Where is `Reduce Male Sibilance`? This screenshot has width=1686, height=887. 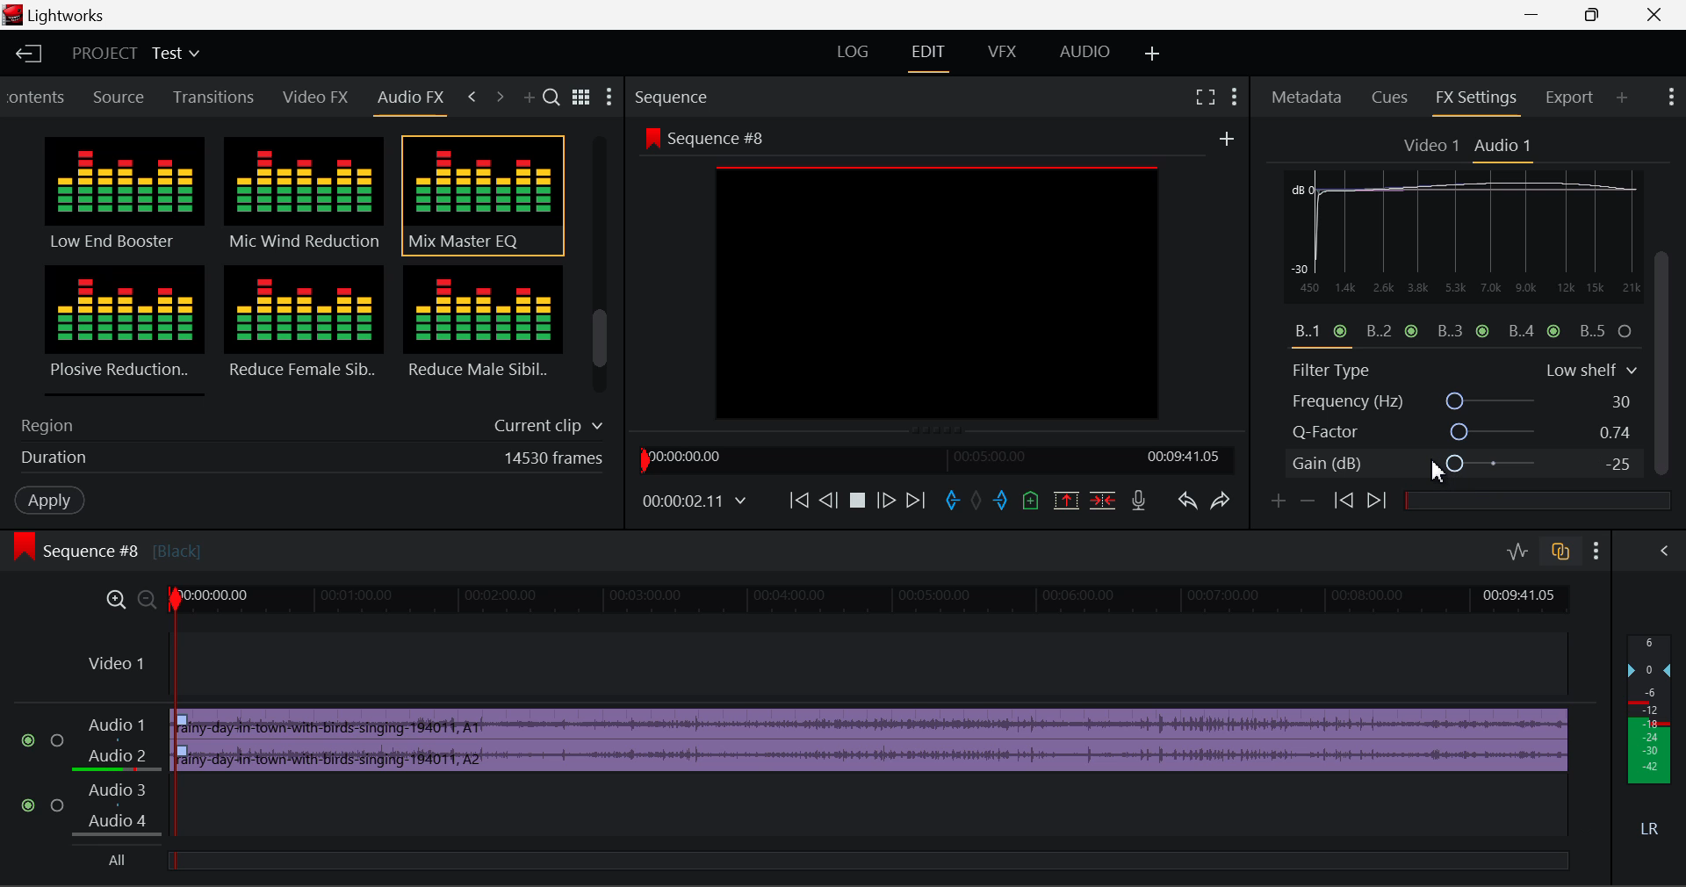
Reduce Male Sibilance is located at coordinates (481, 328).